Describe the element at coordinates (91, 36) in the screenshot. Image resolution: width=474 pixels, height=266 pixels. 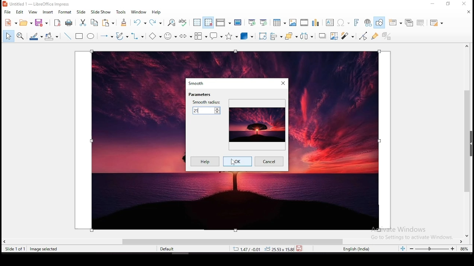
I see `ellipse` at that location.